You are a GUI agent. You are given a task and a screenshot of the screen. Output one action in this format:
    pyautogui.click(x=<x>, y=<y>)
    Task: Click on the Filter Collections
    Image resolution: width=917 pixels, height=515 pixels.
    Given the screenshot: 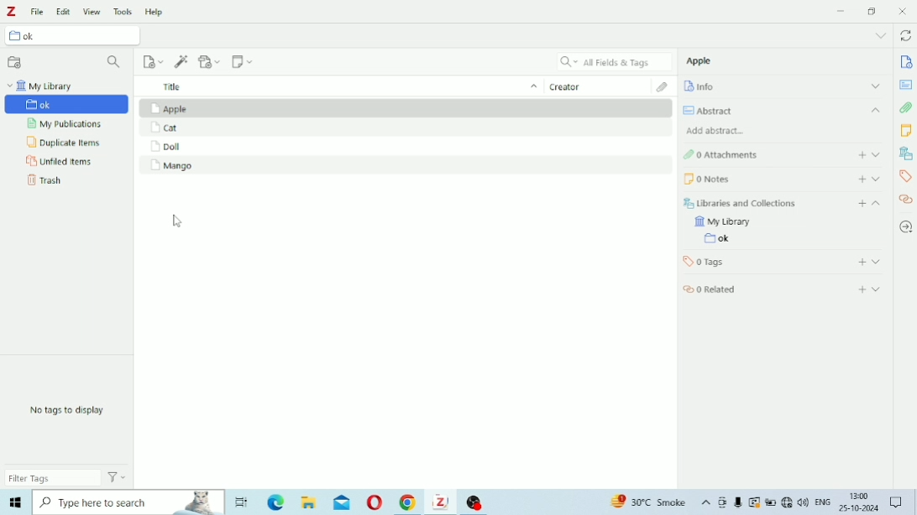 What is the action you would take?
    pyautogui.click(x=115, y=61)
    